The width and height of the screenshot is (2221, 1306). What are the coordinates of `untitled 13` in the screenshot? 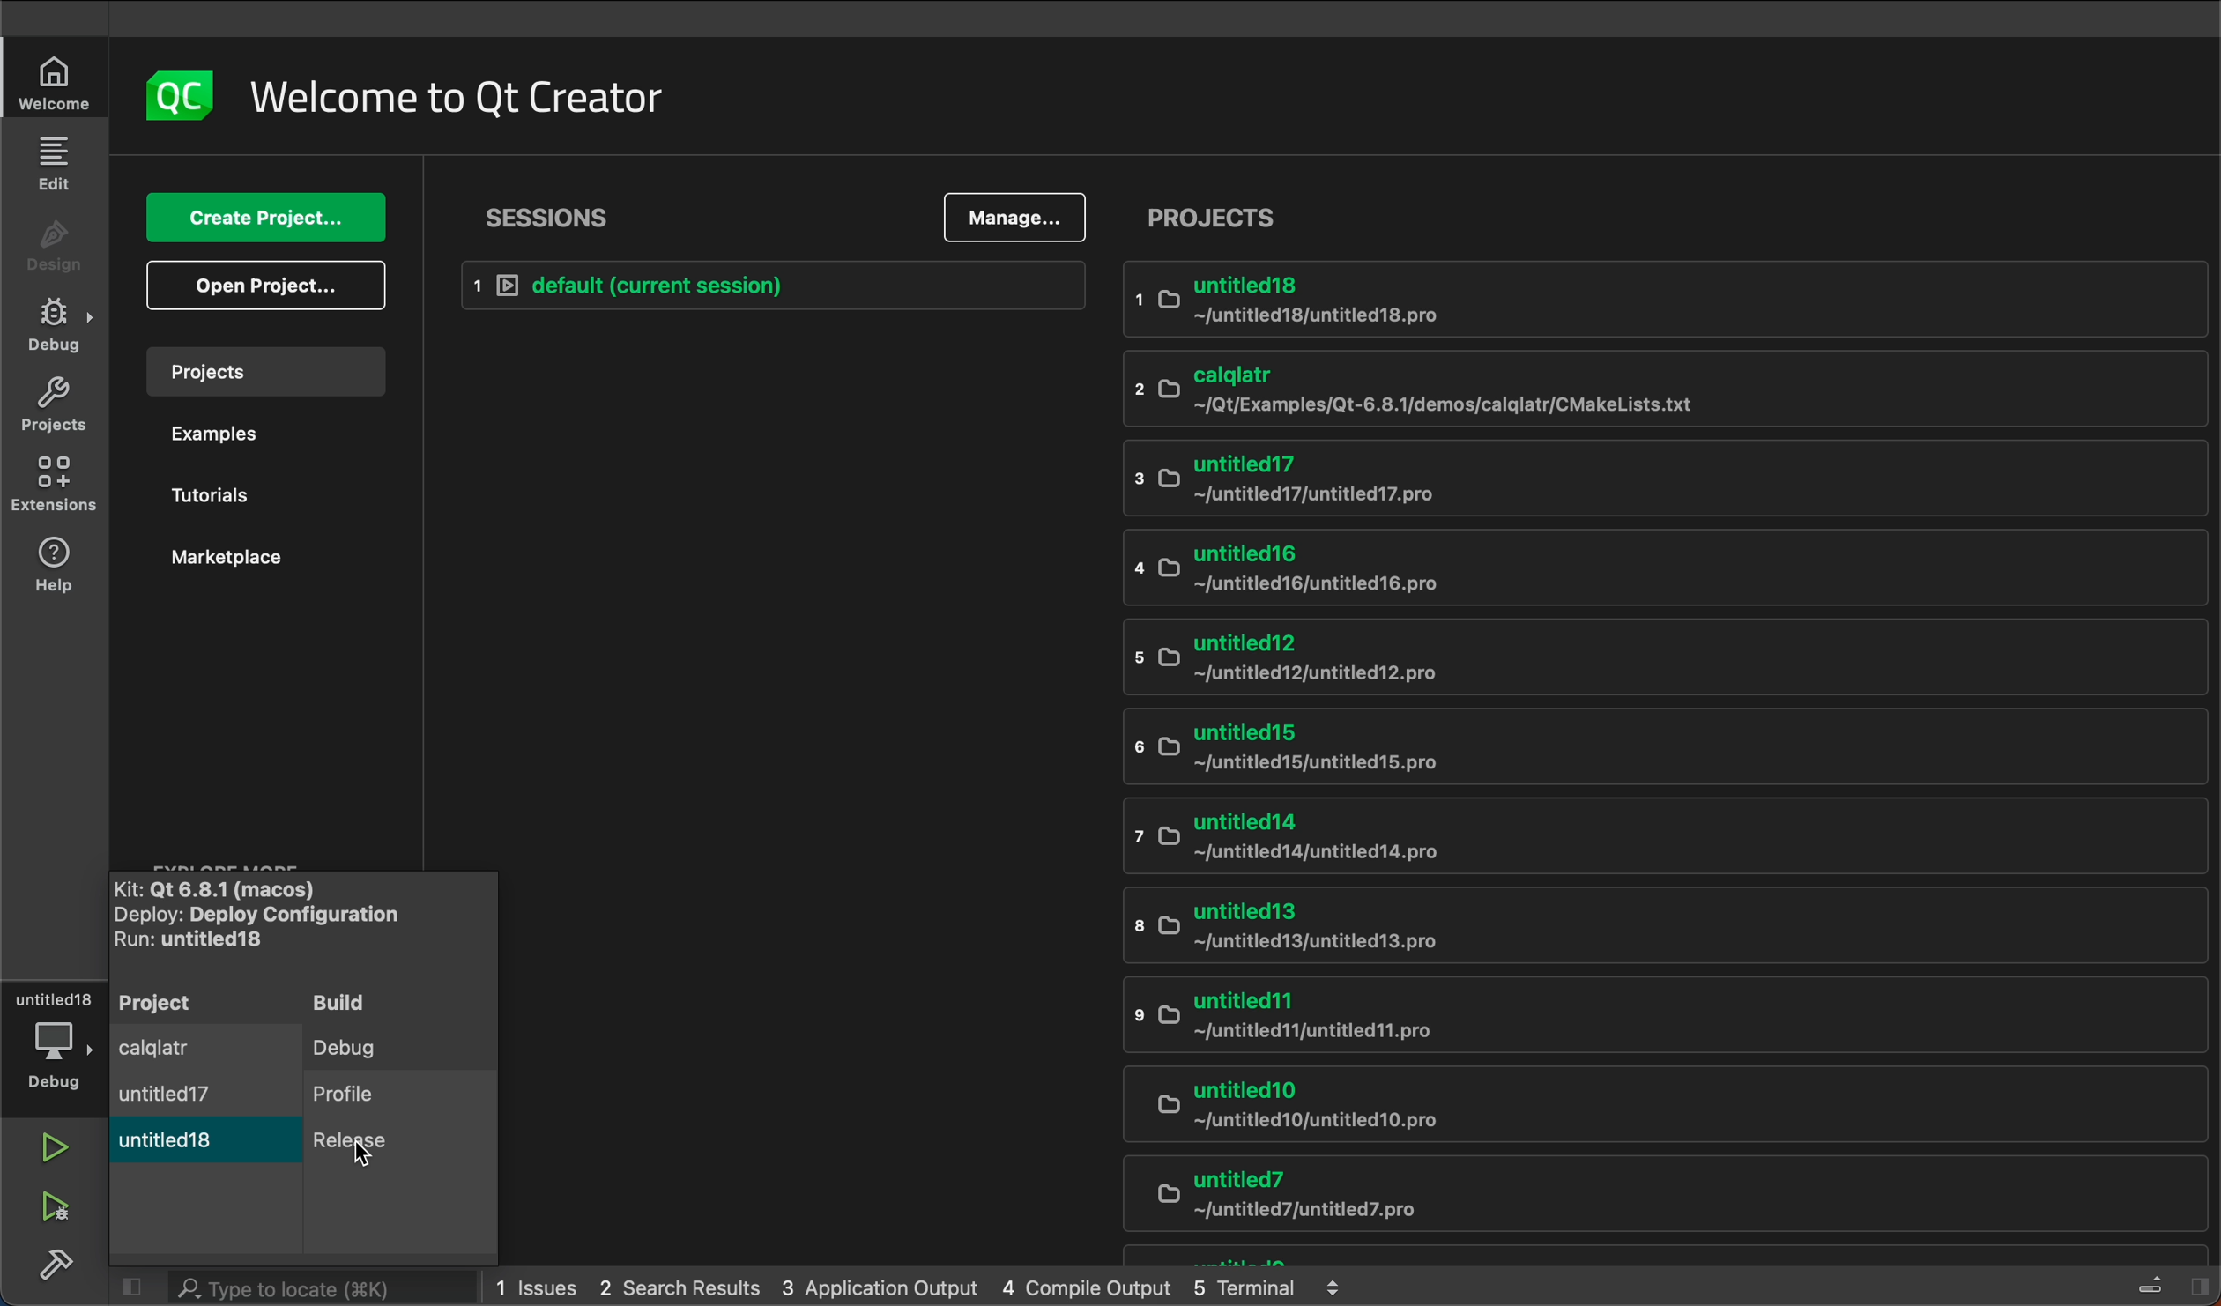 It's located at (1591, 926).